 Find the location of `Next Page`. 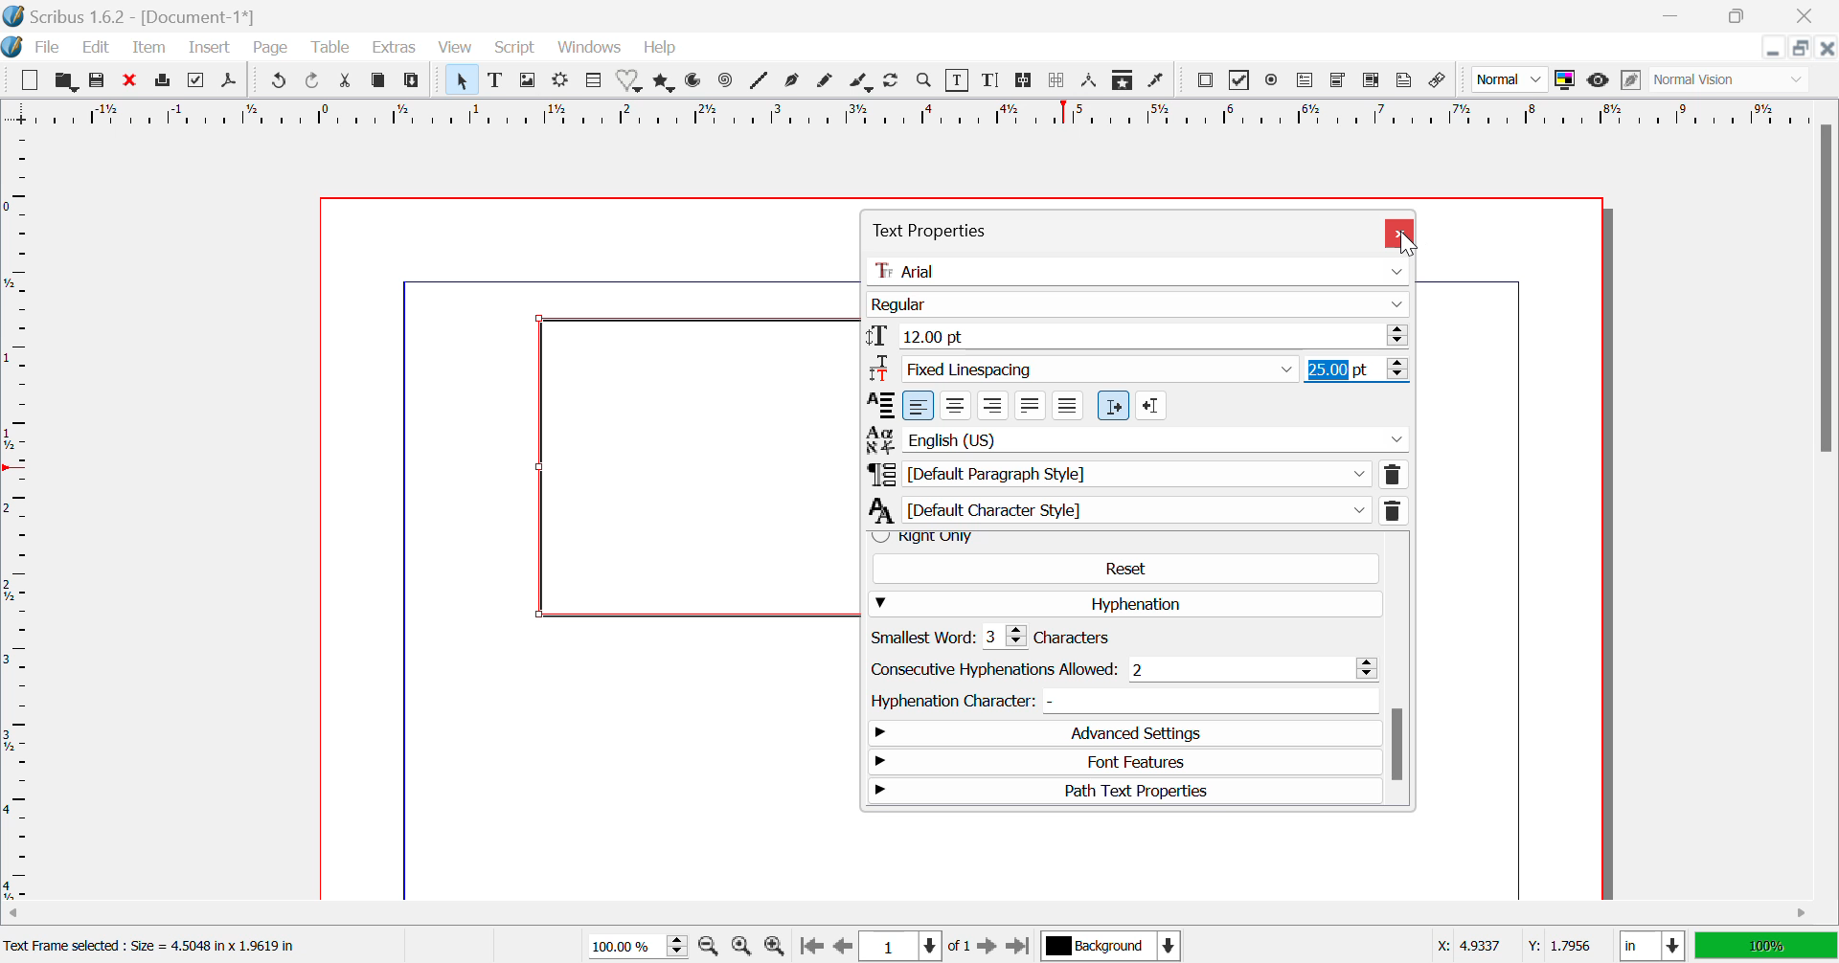

Next Page is located at coordinates (988, 945).